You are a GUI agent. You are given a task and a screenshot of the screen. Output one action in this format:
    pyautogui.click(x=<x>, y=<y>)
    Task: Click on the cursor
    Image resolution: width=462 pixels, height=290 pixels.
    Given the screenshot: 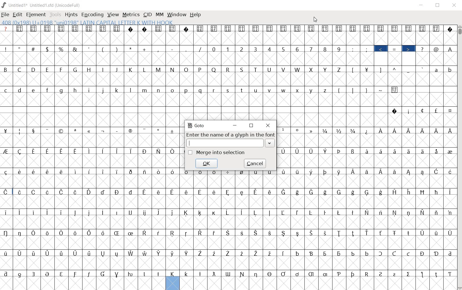 What is the action you would take?
    pyautogui.click(x=315, y=19)
    